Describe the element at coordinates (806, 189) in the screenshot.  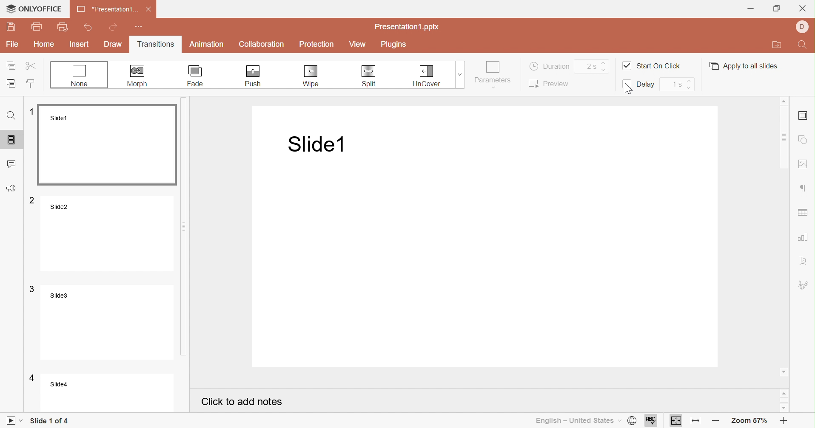
I see `Paragraph settings` at that location.